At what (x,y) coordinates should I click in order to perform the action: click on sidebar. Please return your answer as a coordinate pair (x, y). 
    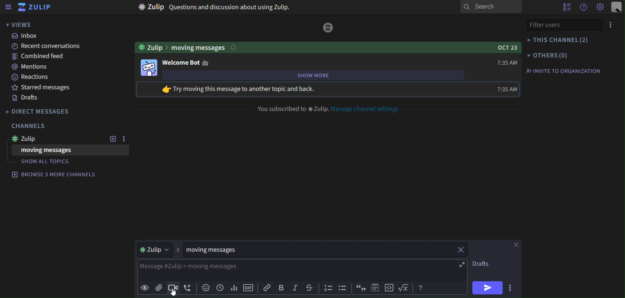
    Looking at the image, I should click on (8, 7).